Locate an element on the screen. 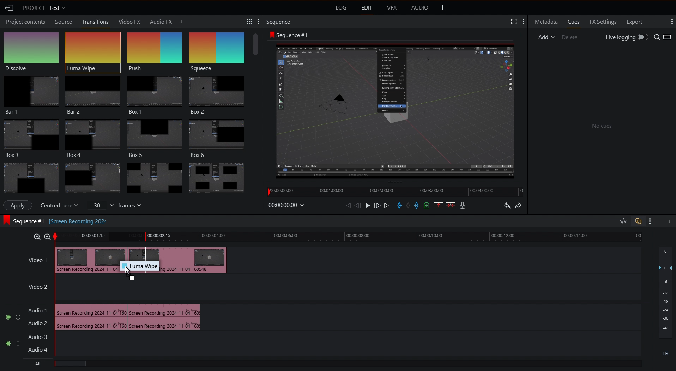  Redo is located at coordinates (520, 205).